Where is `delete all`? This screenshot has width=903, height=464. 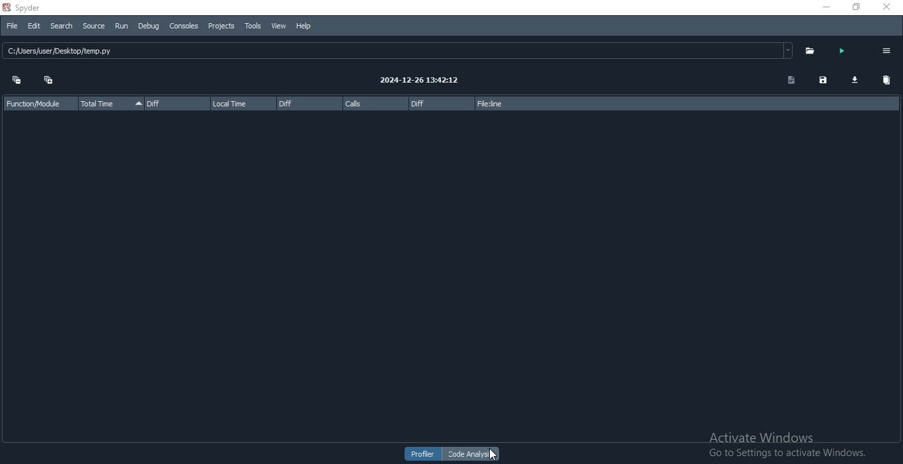
delete all is located at coordinates (887, 81).